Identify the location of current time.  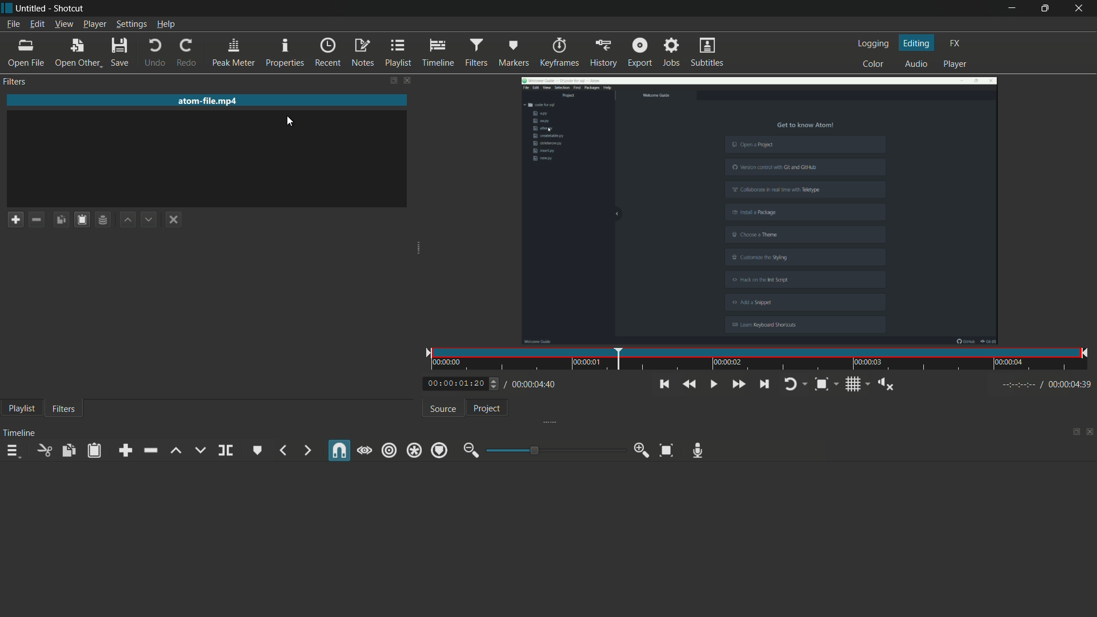
(454, 384).